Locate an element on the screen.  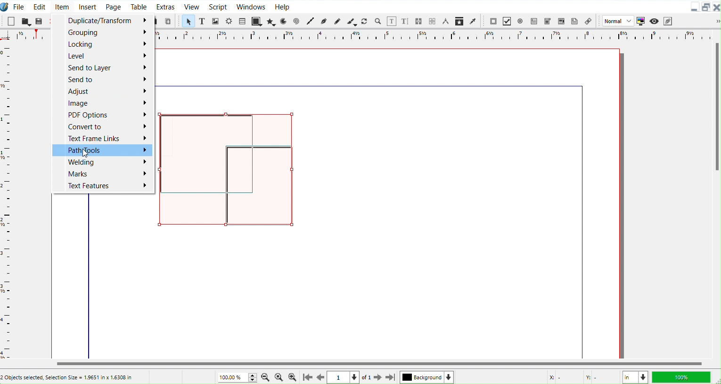
New is located at coordinates (11, 21).